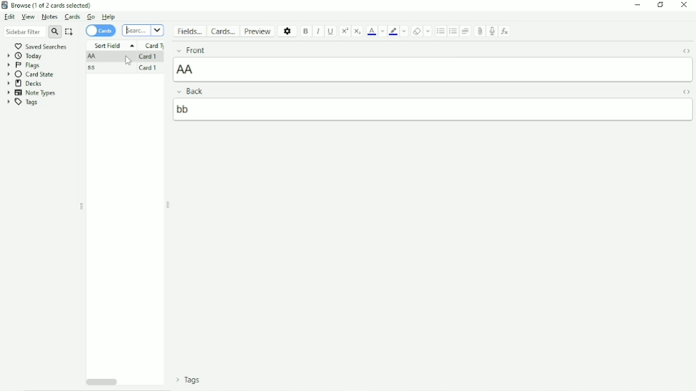 This screenshot has width=696, height=391. Describe the element at coordinates (307, 31) in the screenshot. I see `Bold` at that location.